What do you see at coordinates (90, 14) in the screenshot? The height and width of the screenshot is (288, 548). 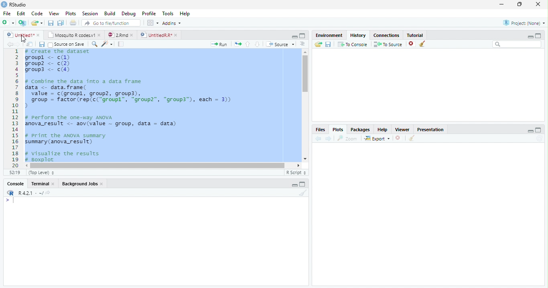 I see `Session` at bounding box center [90, 14].